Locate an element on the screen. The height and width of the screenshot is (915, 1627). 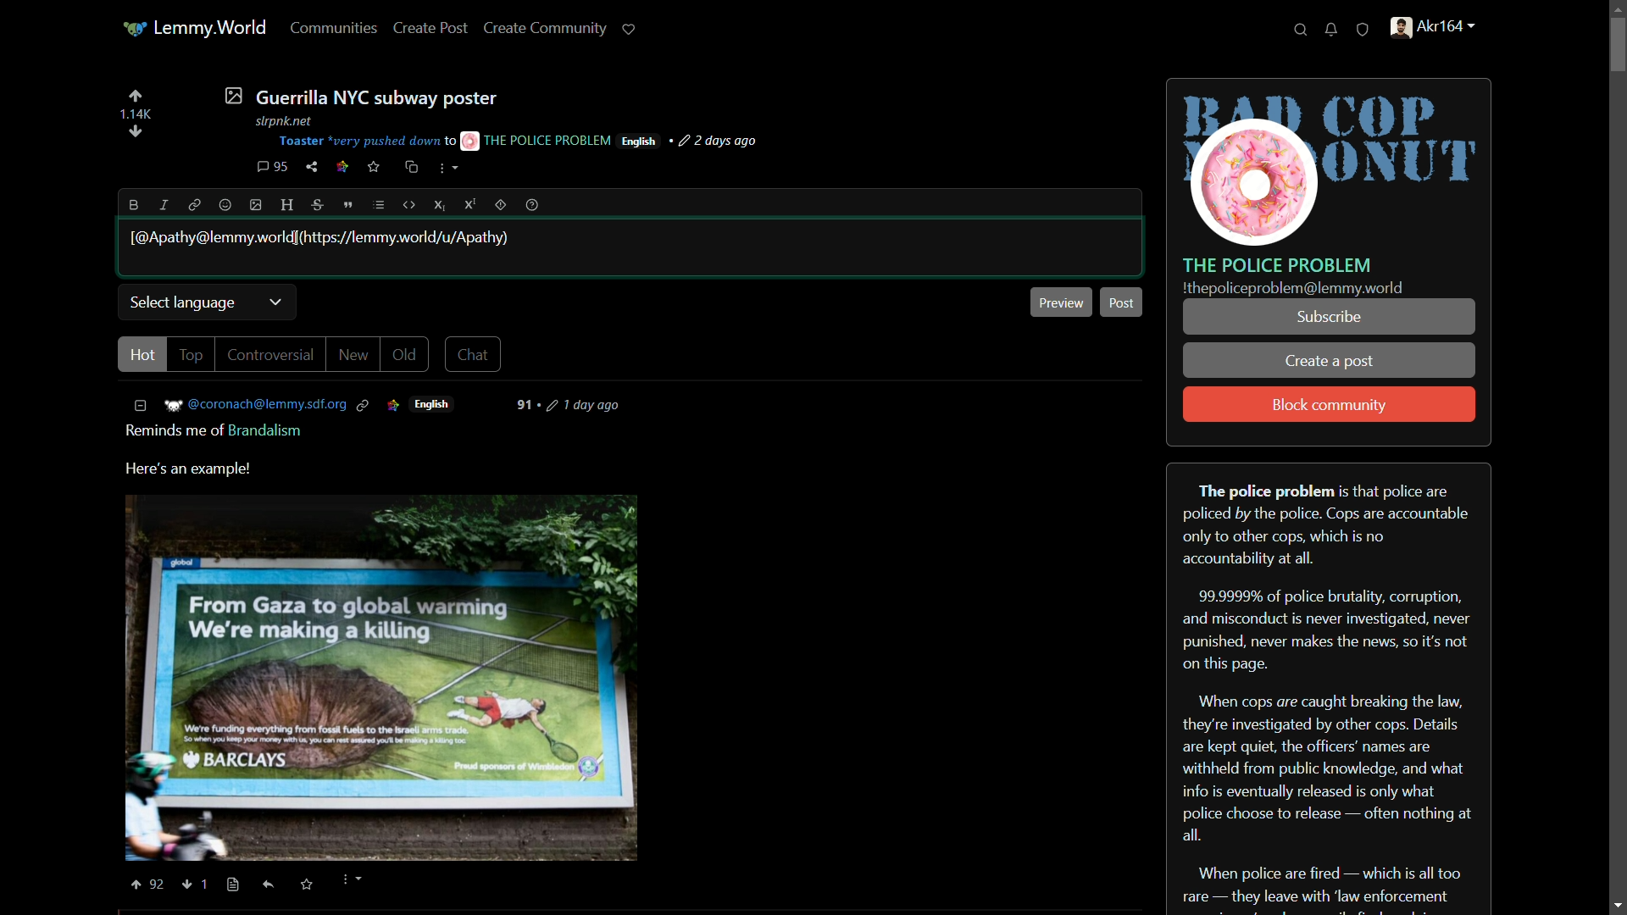
Brandalism is located at coordinates (268, 430).